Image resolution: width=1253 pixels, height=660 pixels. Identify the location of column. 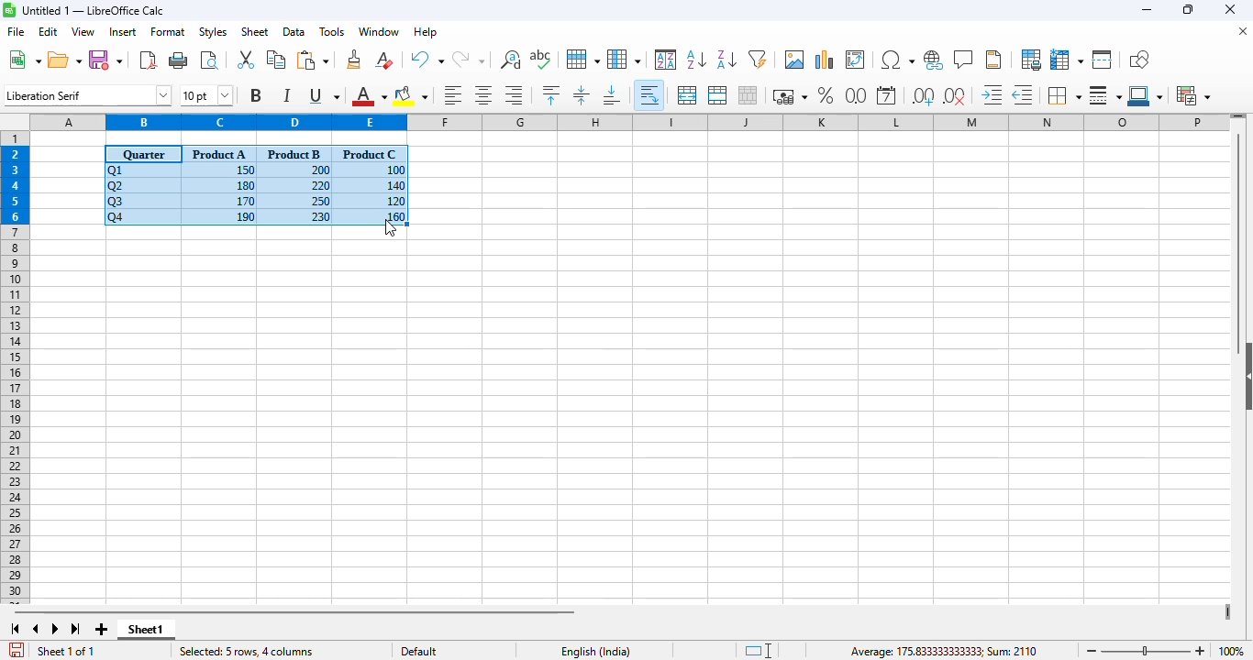
(624, 59).